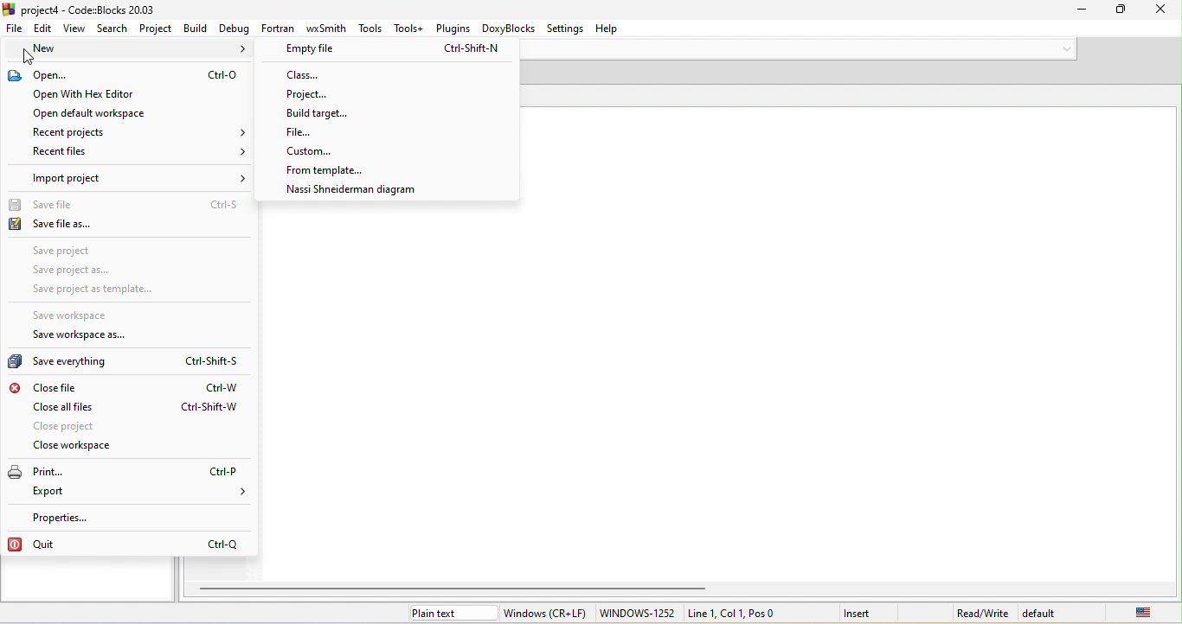 This screenshot has width=1182, height=624. I want to click on united state, so click(1131, 612).